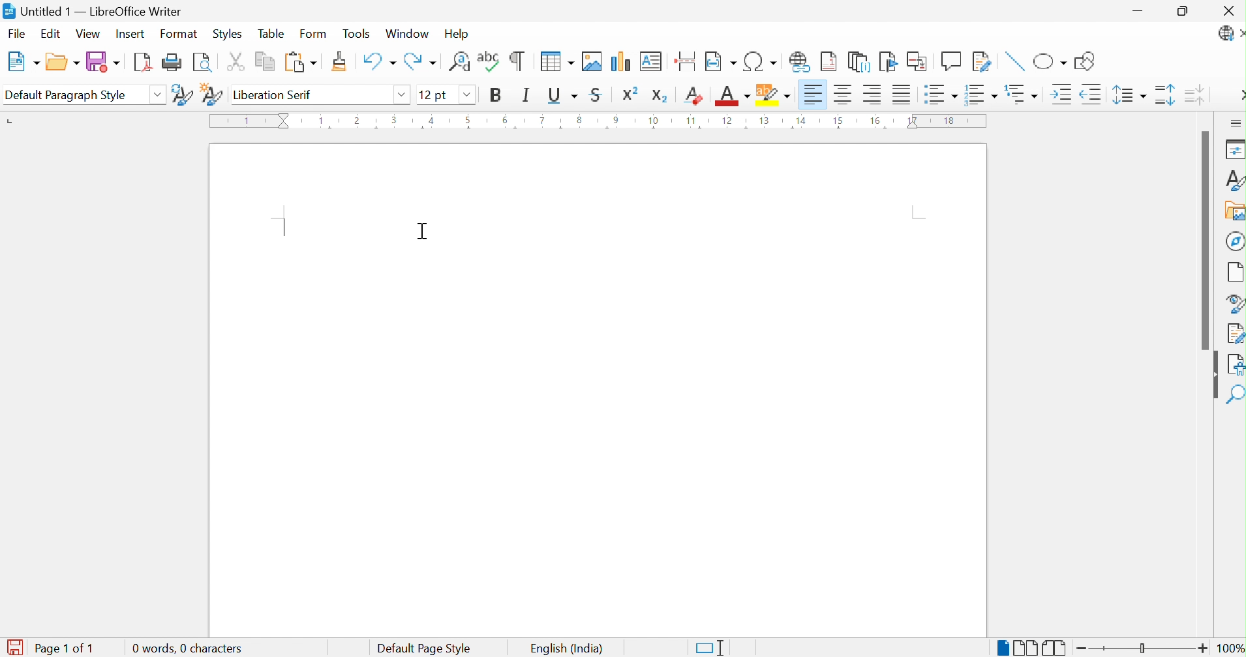  I want to click on Style Navigator, so click(1232, 303).